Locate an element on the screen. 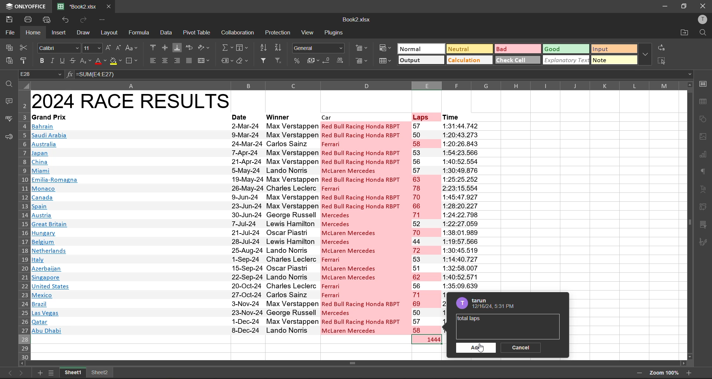 The height and width of the screenshot is (379, 712). fields is located at coordinates (240, 49).